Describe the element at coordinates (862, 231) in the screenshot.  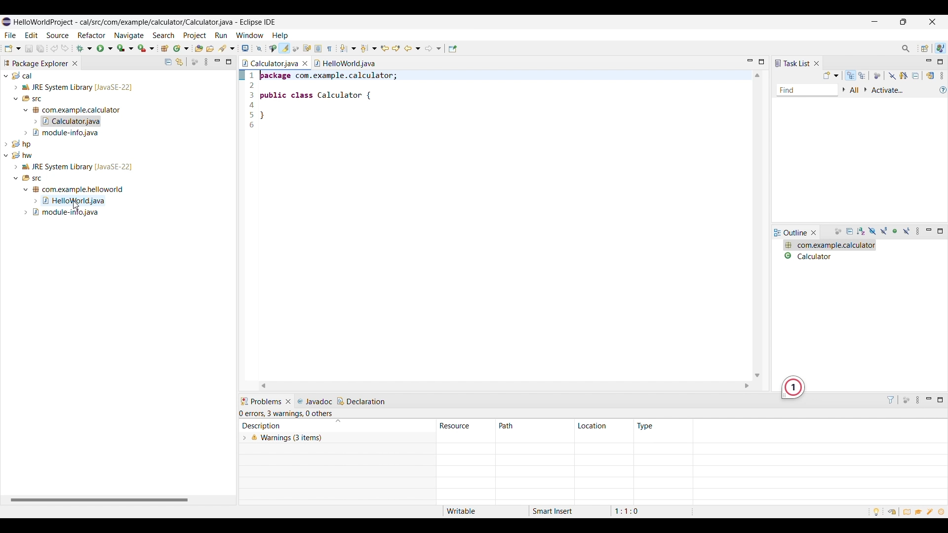
I see `Sort` at that location.